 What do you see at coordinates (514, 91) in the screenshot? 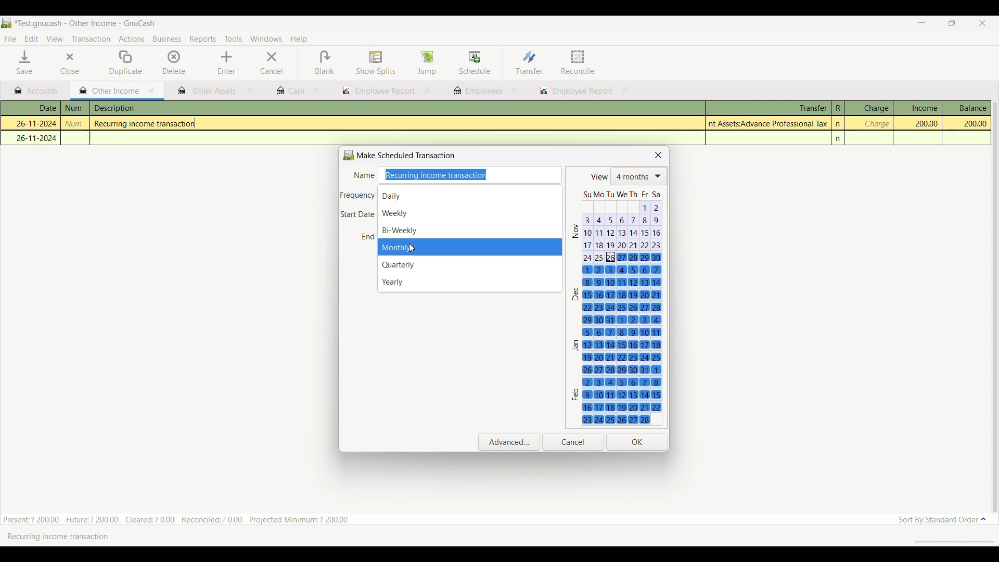
I see `close` at bounding box center [514, 91].